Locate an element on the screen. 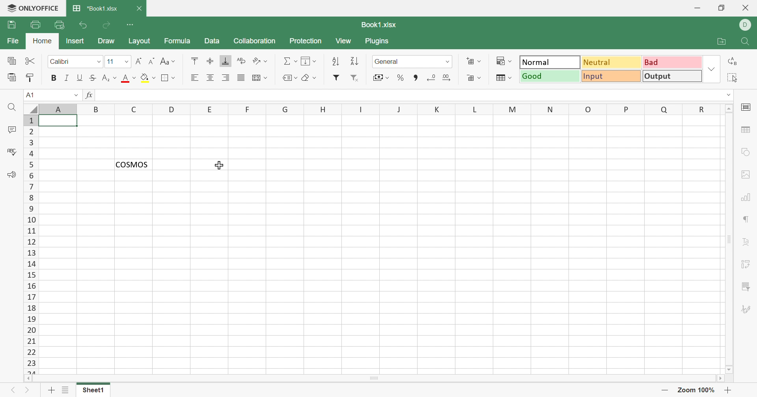 Image resolution: width=757 pixels, height=397 pixels. Image settings is located at coordinates (746, 175).